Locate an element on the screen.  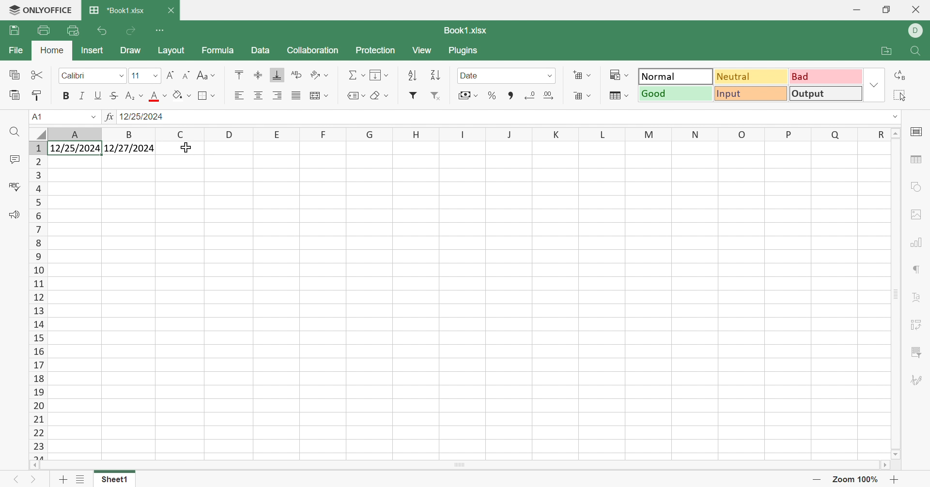
Summation is located at coordinates (356, 74).